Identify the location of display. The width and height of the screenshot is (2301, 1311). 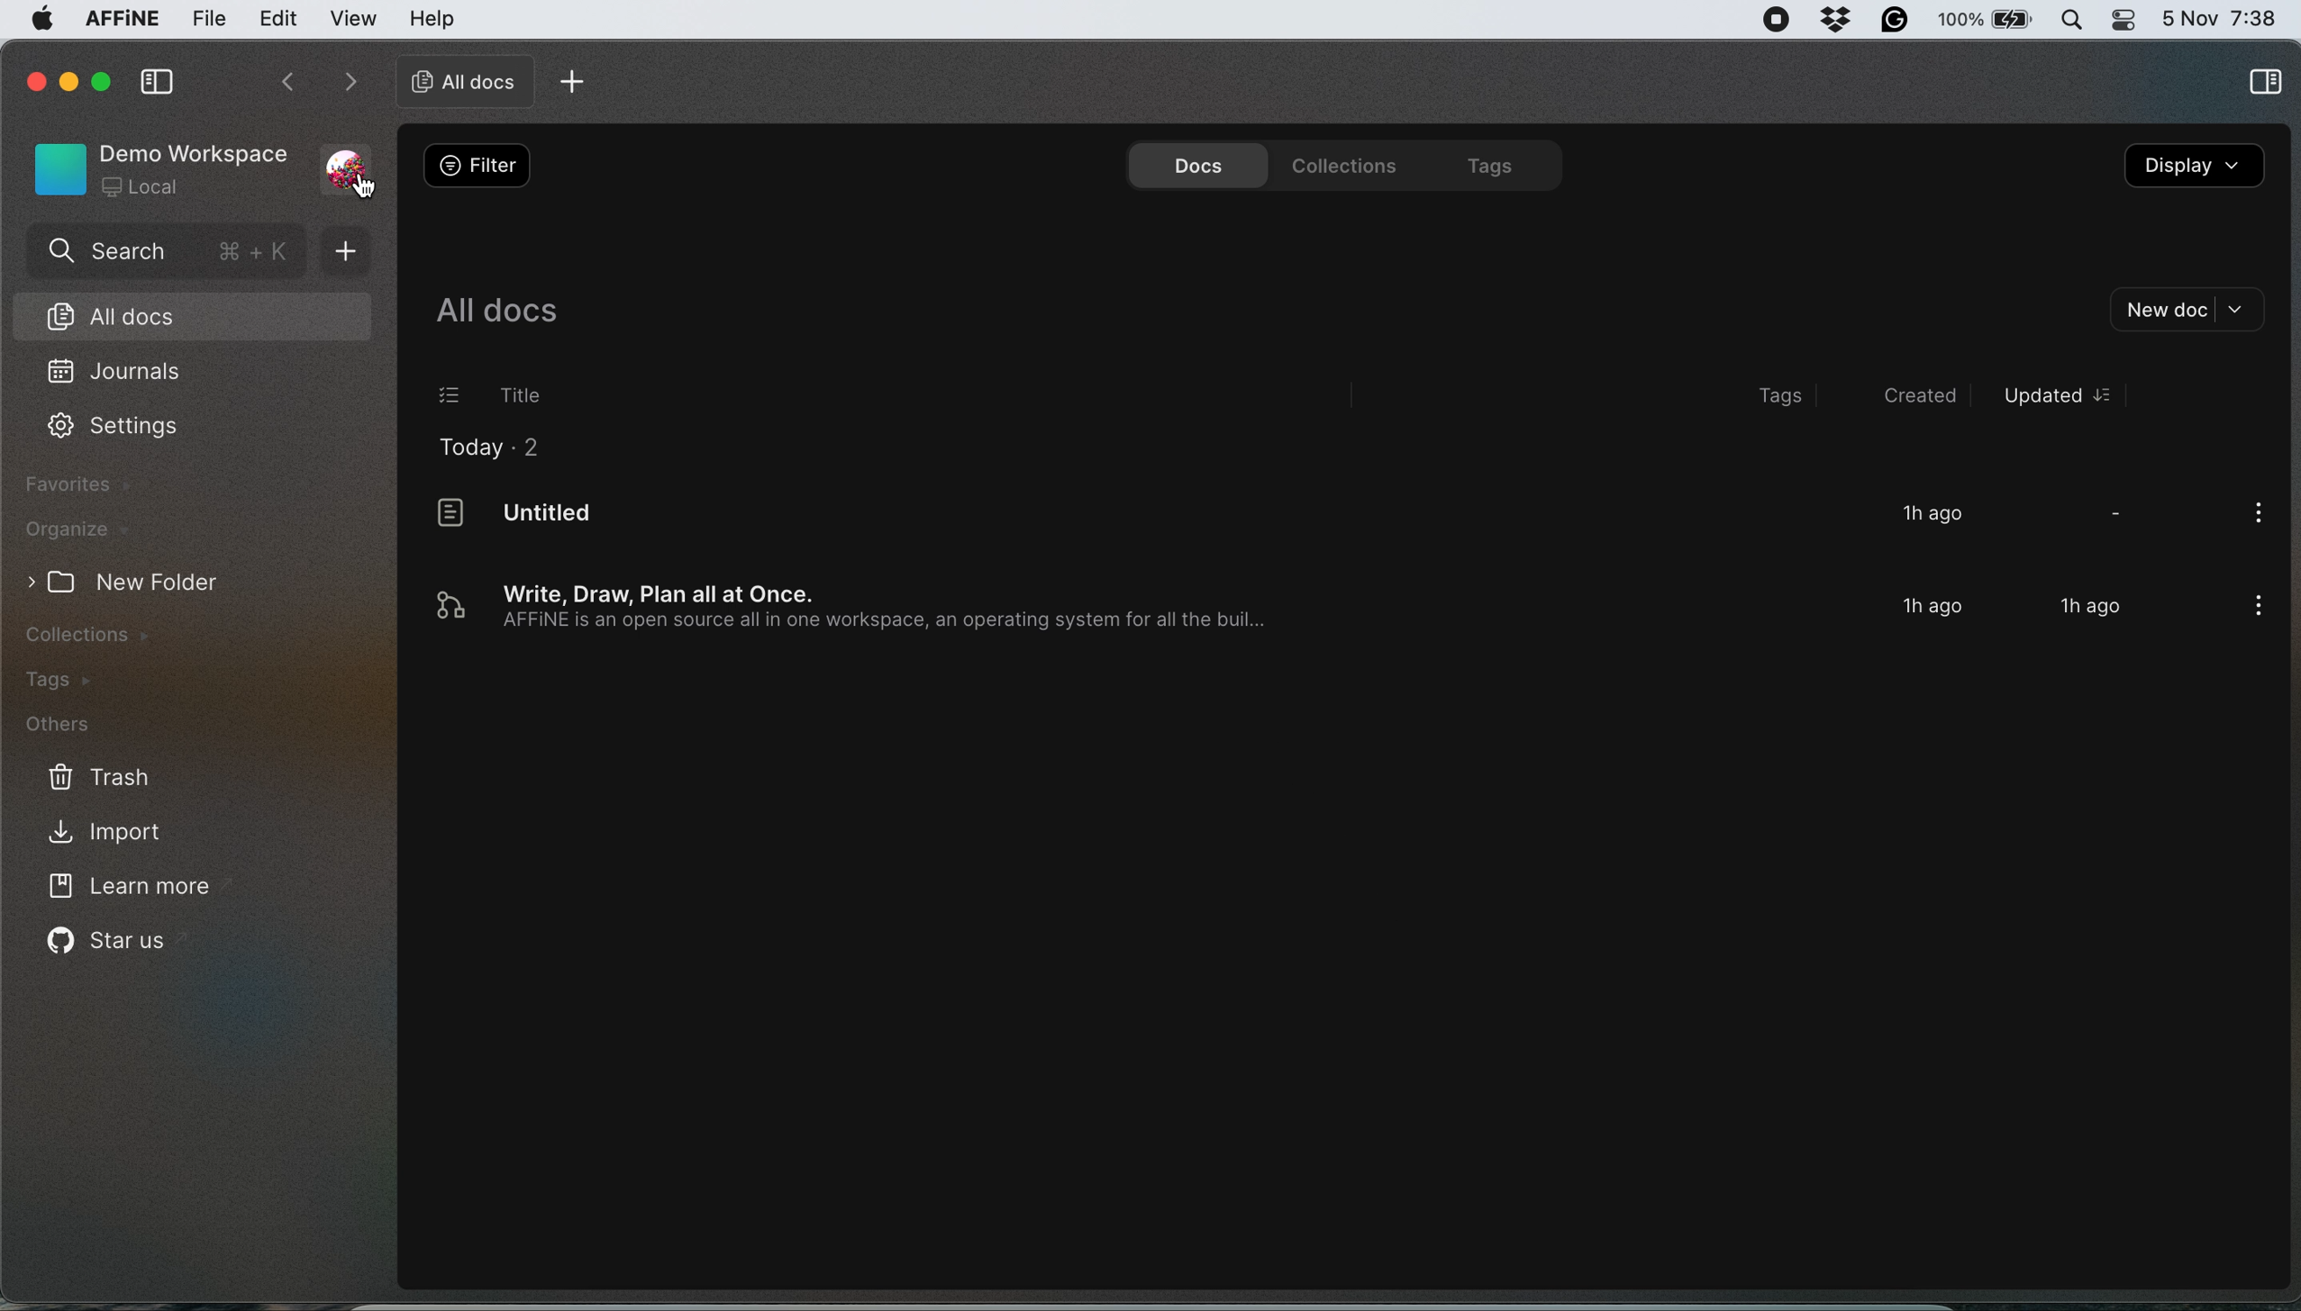
(2195, 169).